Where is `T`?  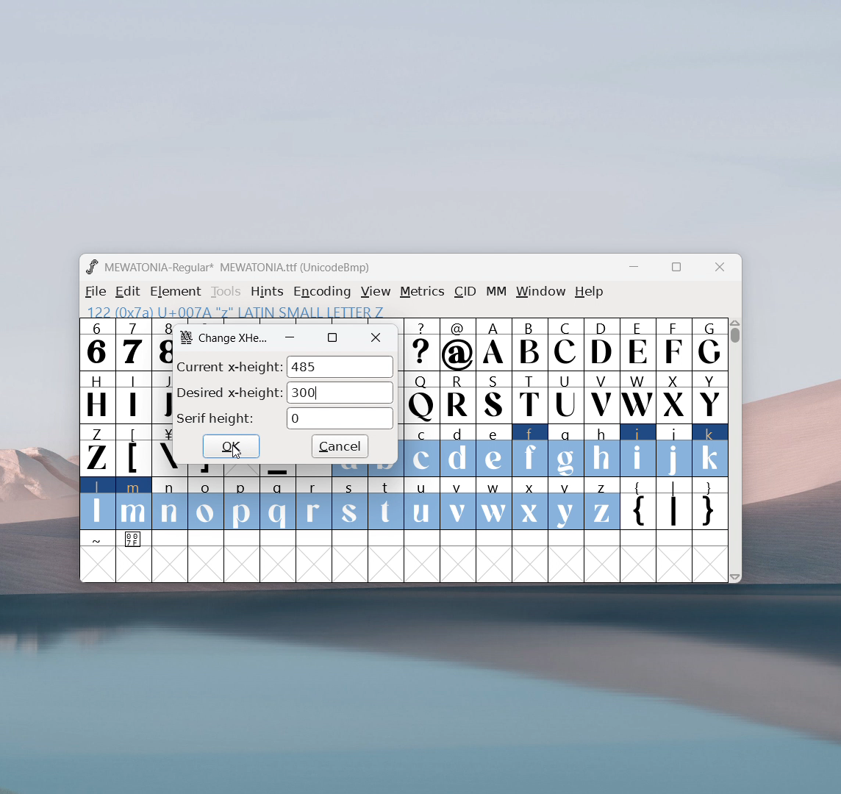
T is located at coordinates (531, 398).